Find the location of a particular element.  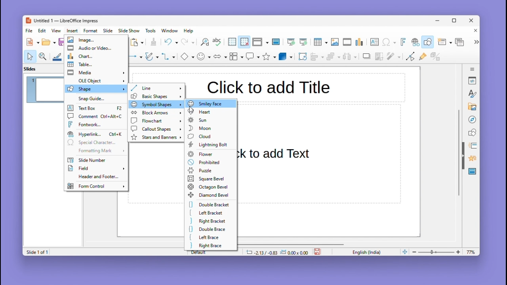

new is located at coordinates (33, 42).